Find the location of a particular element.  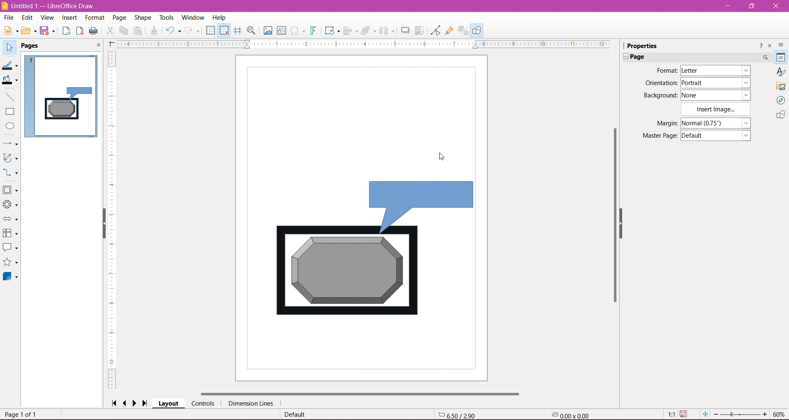

Unsaved Changes is located at coordinates (685, 414).